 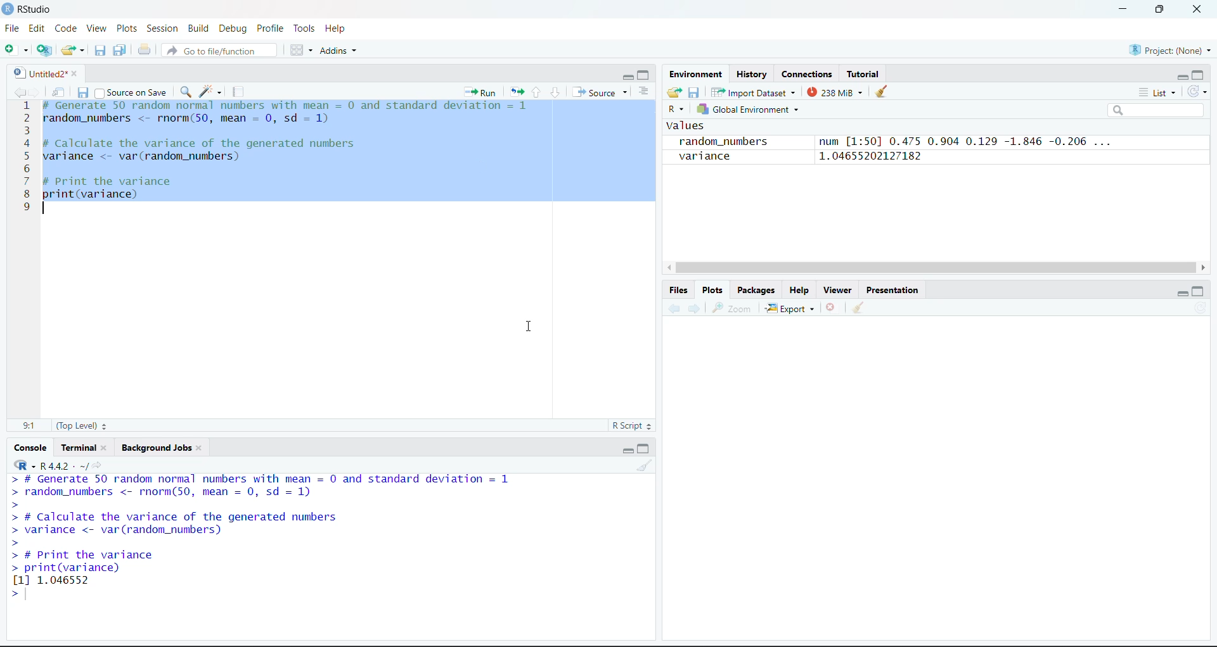 What do you see at coordinates (675, 92) in the screenshot?
I see `open folder` at bounding box center [675, 92].